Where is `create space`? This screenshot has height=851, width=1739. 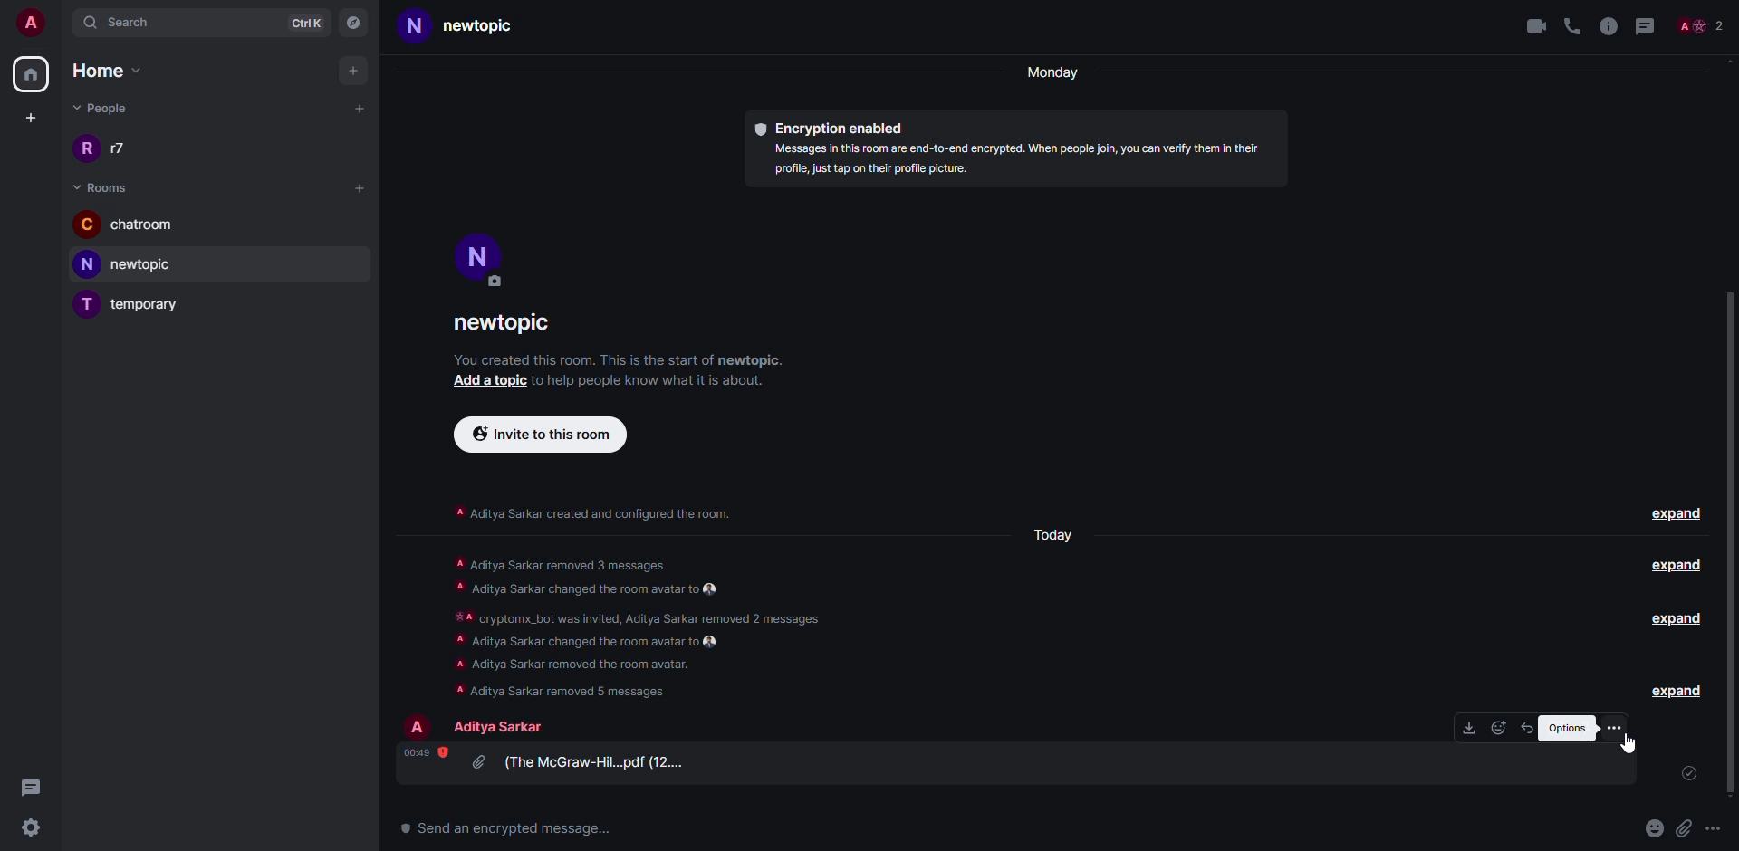
create space is located at coordinates (28, 117).